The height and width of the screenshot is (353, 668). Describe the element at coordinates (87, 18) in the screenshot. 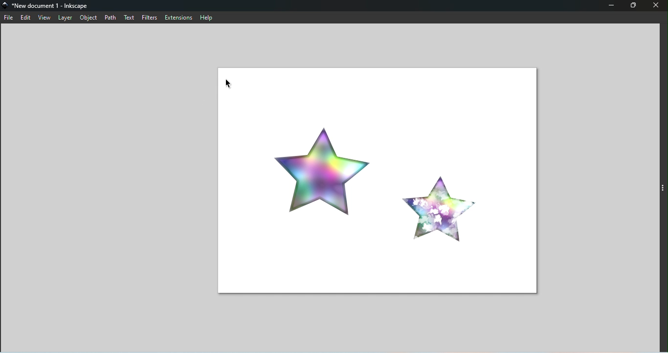

I see `Object` at that location.